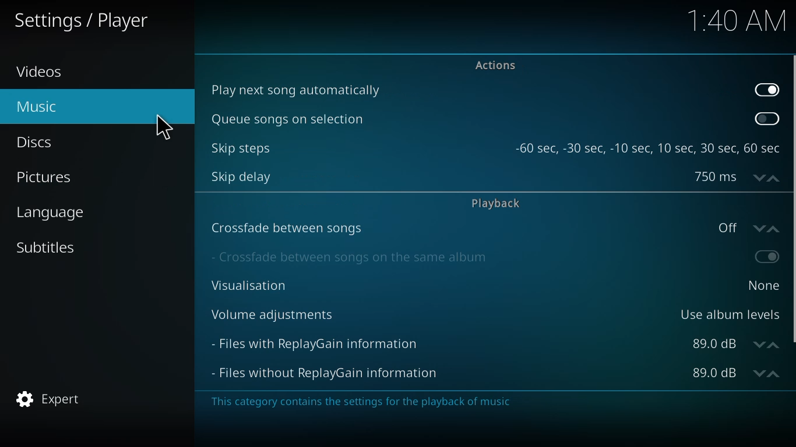  Describe the element at coordinates (55, 212) in the screenshot. I see `language` at that location.